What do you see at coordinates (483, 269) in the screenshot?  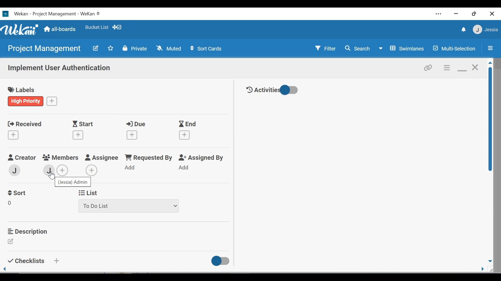 I see `move right` at bounding box center [483, 269].